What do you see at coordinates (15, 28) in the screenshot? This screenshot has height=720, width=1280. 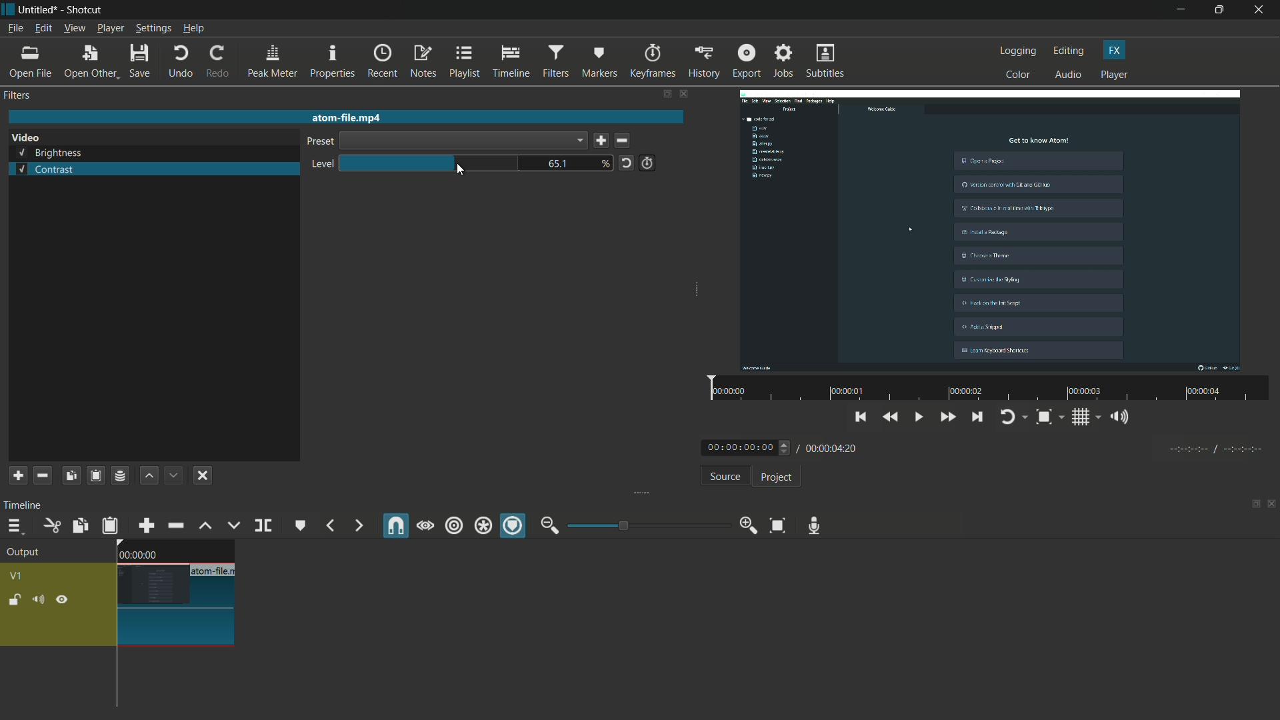 I see `file menu` at bounding box center [15, 28].